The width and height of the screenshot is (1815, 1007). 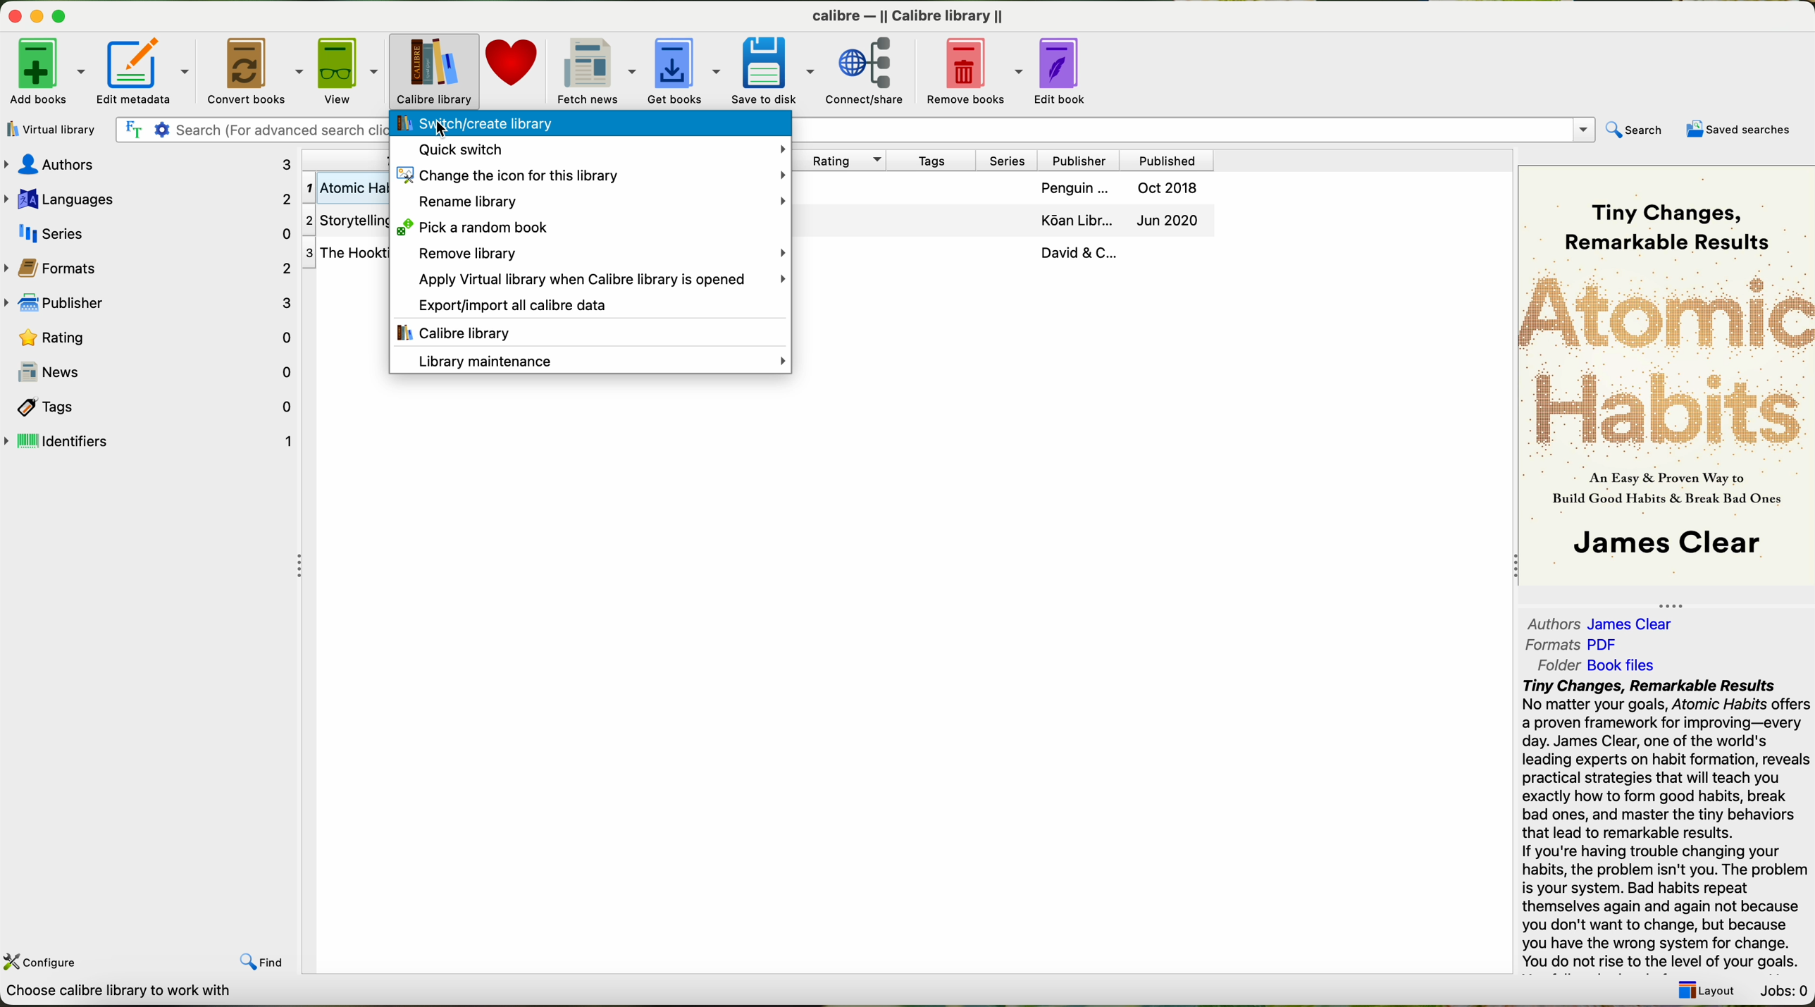 I want to click on edit book, so click(x=1066, y=68).